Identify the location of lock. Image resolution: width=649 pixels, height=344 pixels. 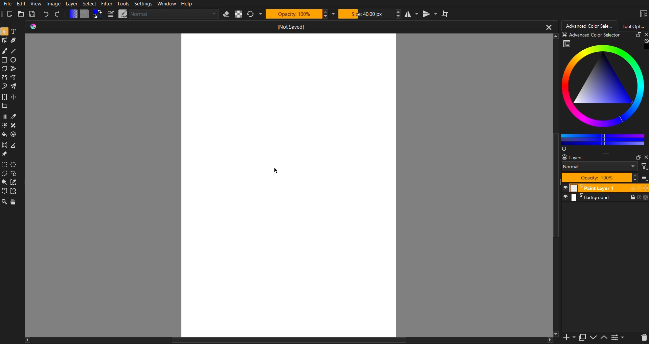
(627, 197).